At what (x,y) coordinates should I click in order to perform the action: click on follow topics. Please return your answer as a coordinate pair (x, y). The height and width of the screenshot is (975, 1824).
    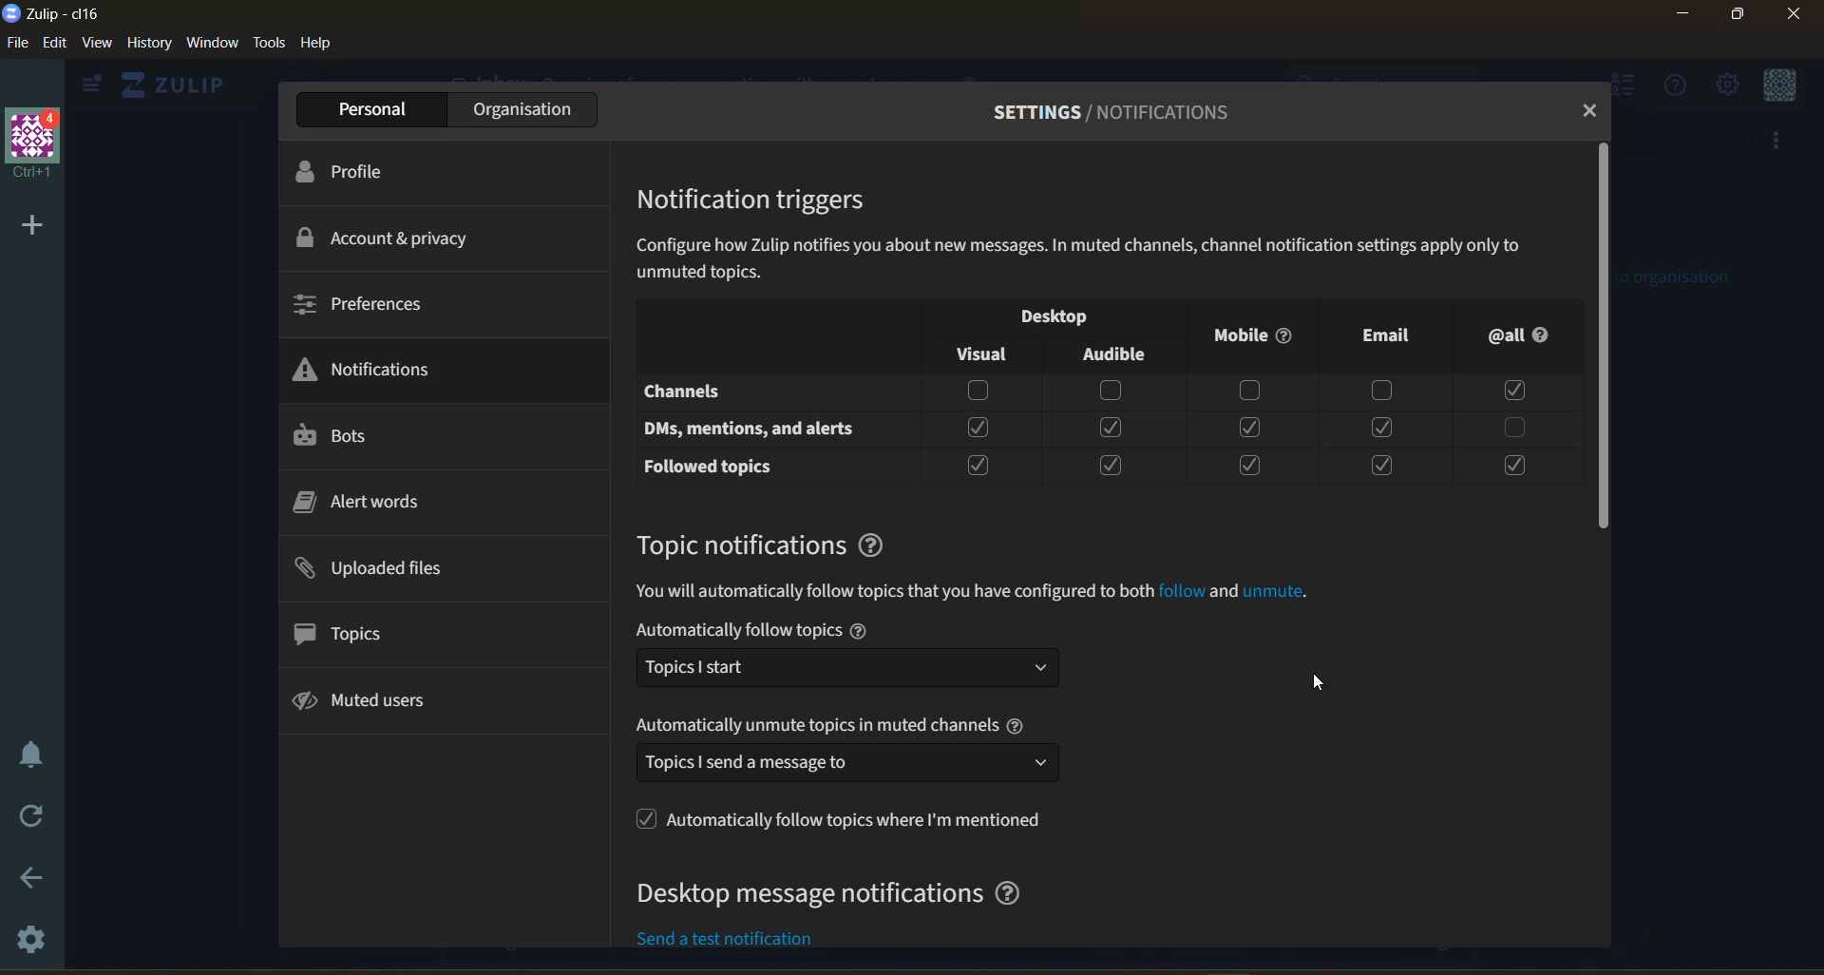
    Looking at the image, I should click on (839, 819).